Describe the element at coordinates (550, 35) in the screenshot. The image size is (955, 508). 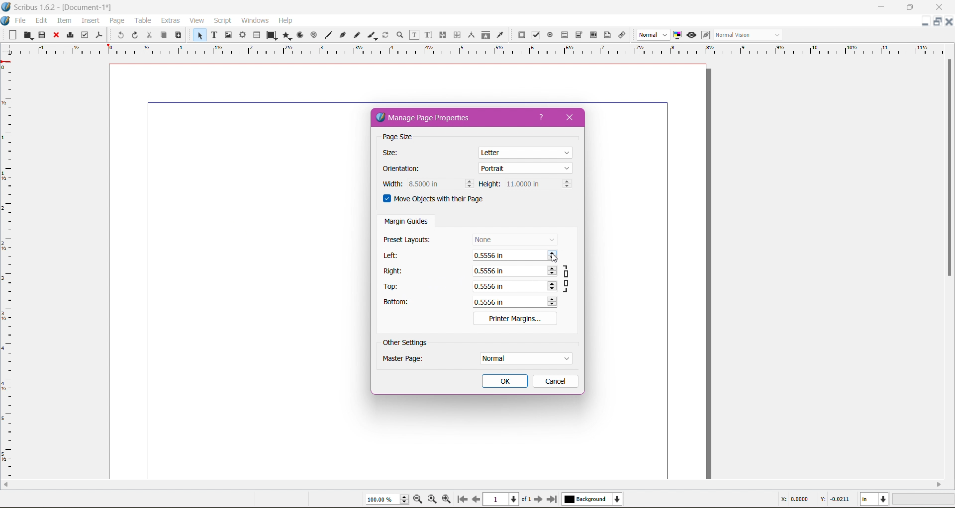
I see `PDF Radio Button` at that location.